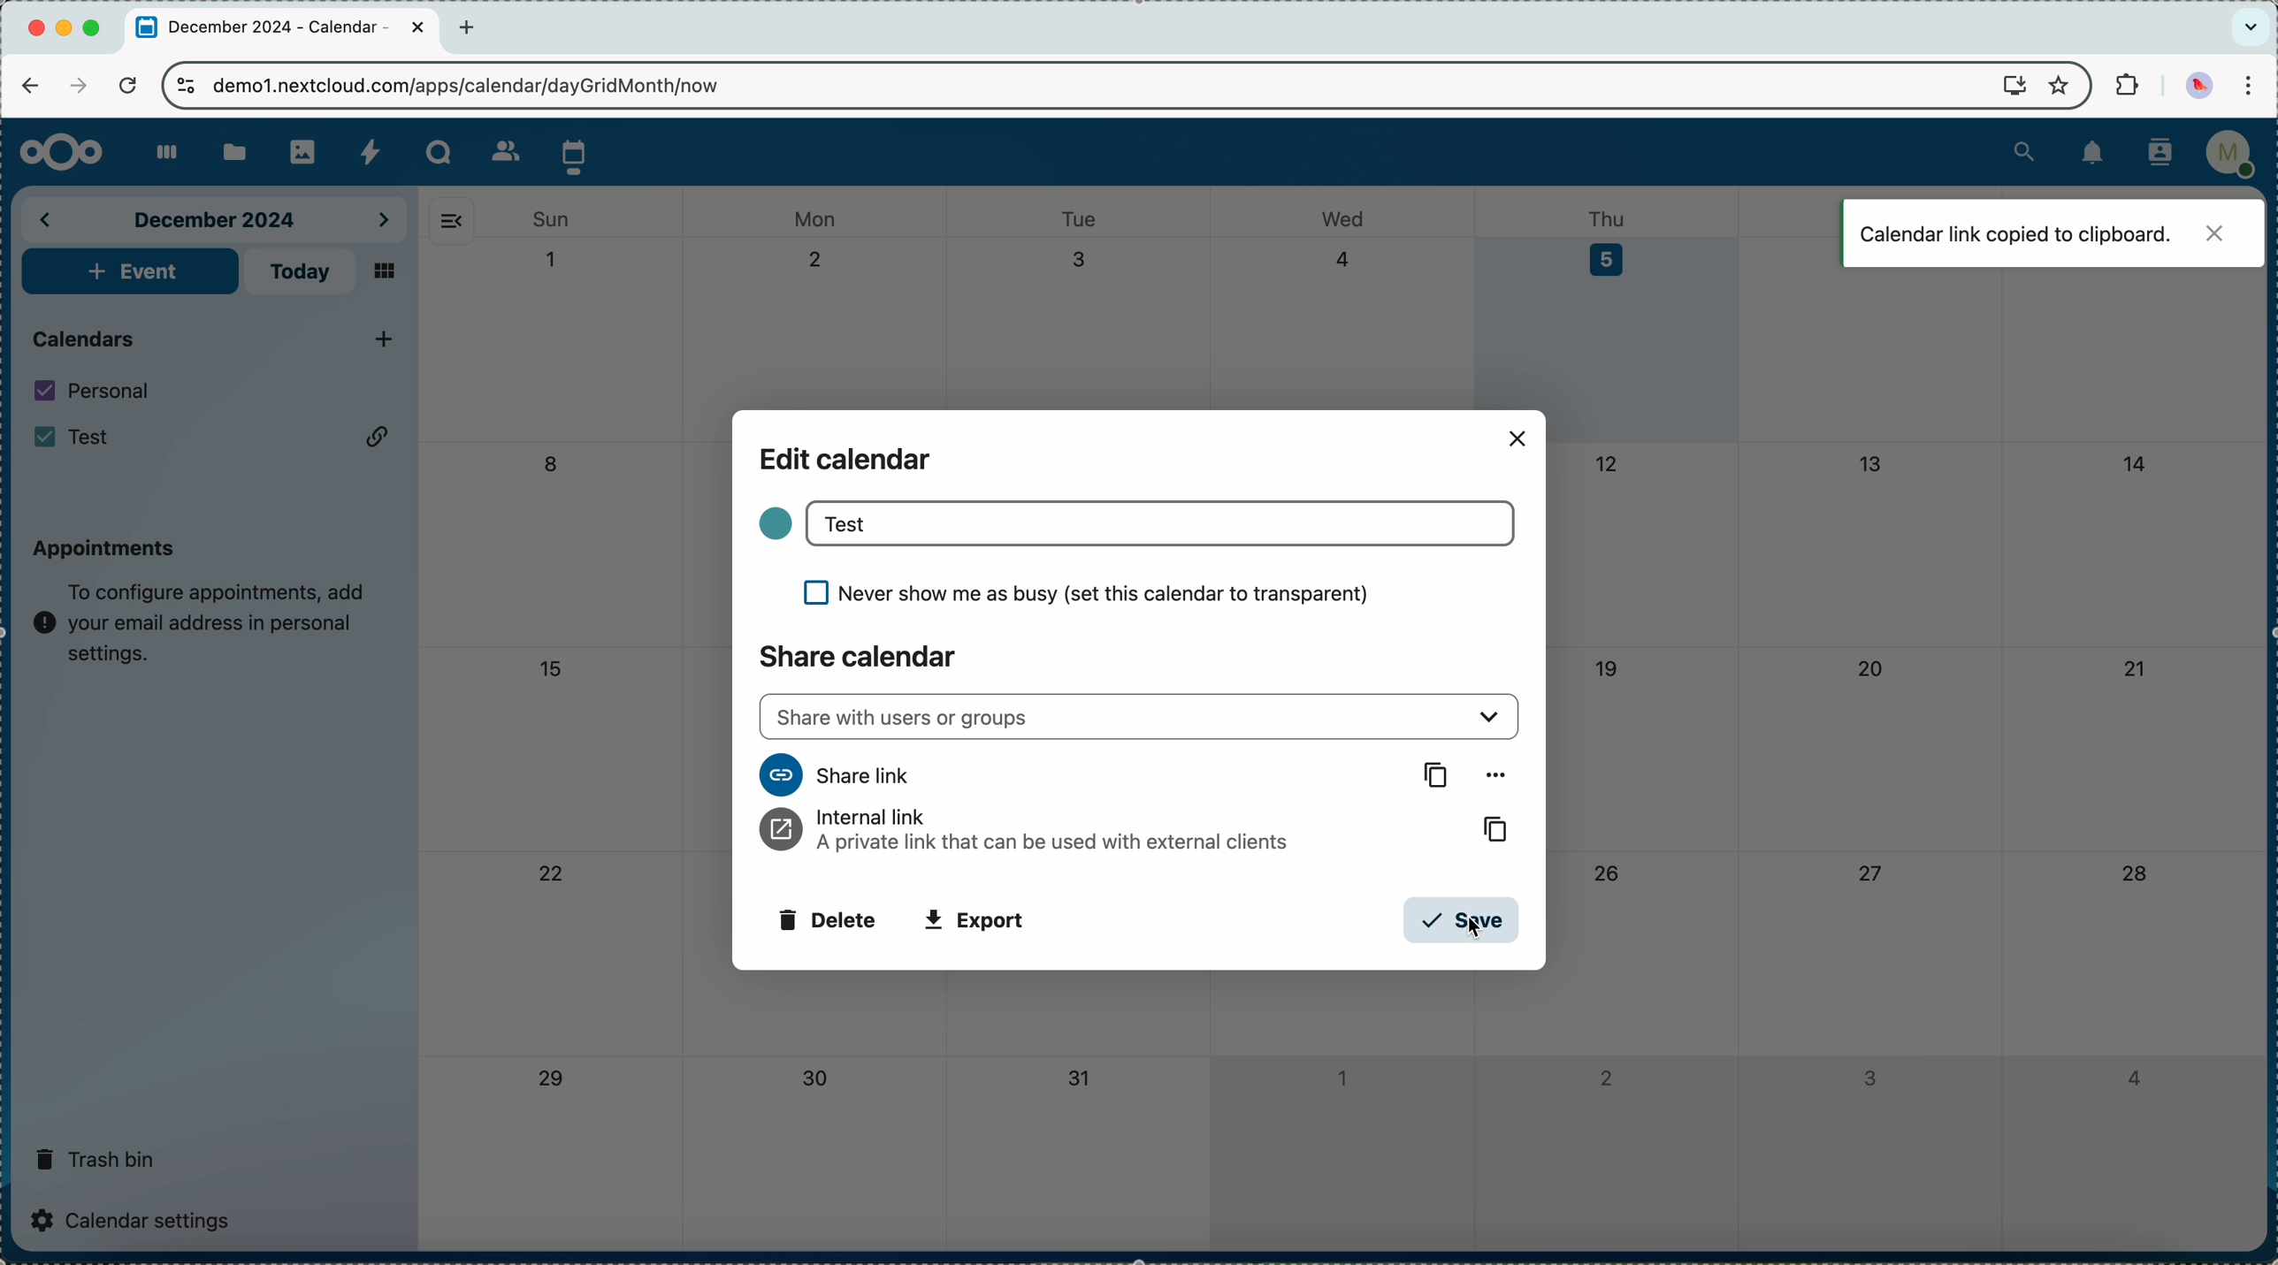  What do you see at coordinates (96, 28) in the screenshot?
I see `maximize` at bounding box center [96, 28].